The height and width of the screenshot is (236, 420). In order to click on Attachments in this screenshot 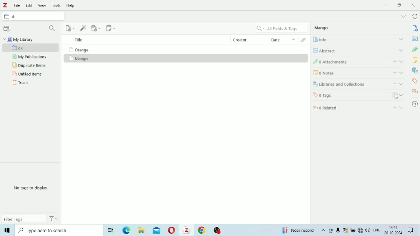, I will do `click(358, 61)`.